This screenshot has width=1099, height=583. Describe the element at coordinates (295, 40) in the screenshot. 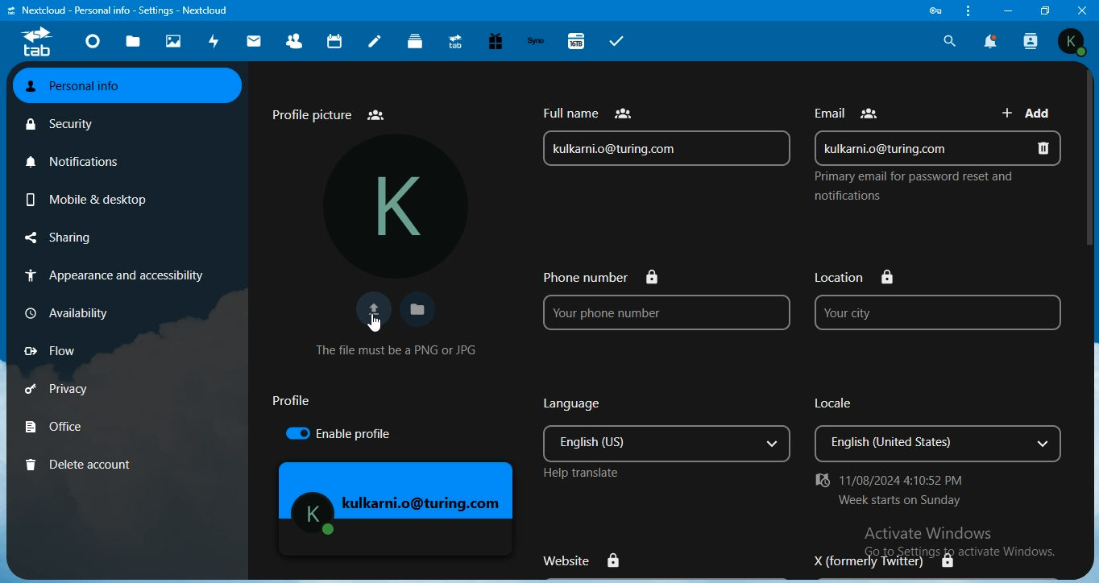

I see `contact` at that location.